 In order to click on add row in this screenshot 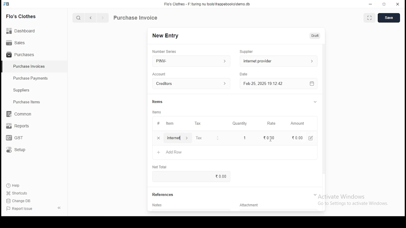, I will do `click(172, 152)`.